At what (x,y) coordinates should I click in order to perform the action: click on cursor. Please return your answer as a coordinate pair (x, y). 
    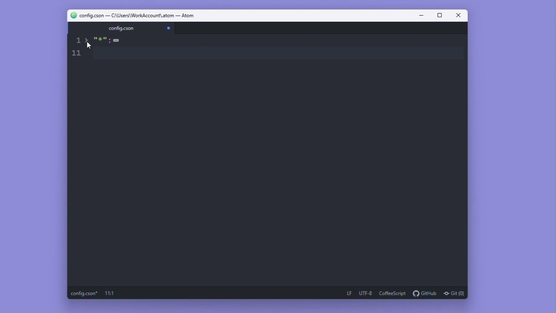
    Looking at the image, I should click on (90, 47).